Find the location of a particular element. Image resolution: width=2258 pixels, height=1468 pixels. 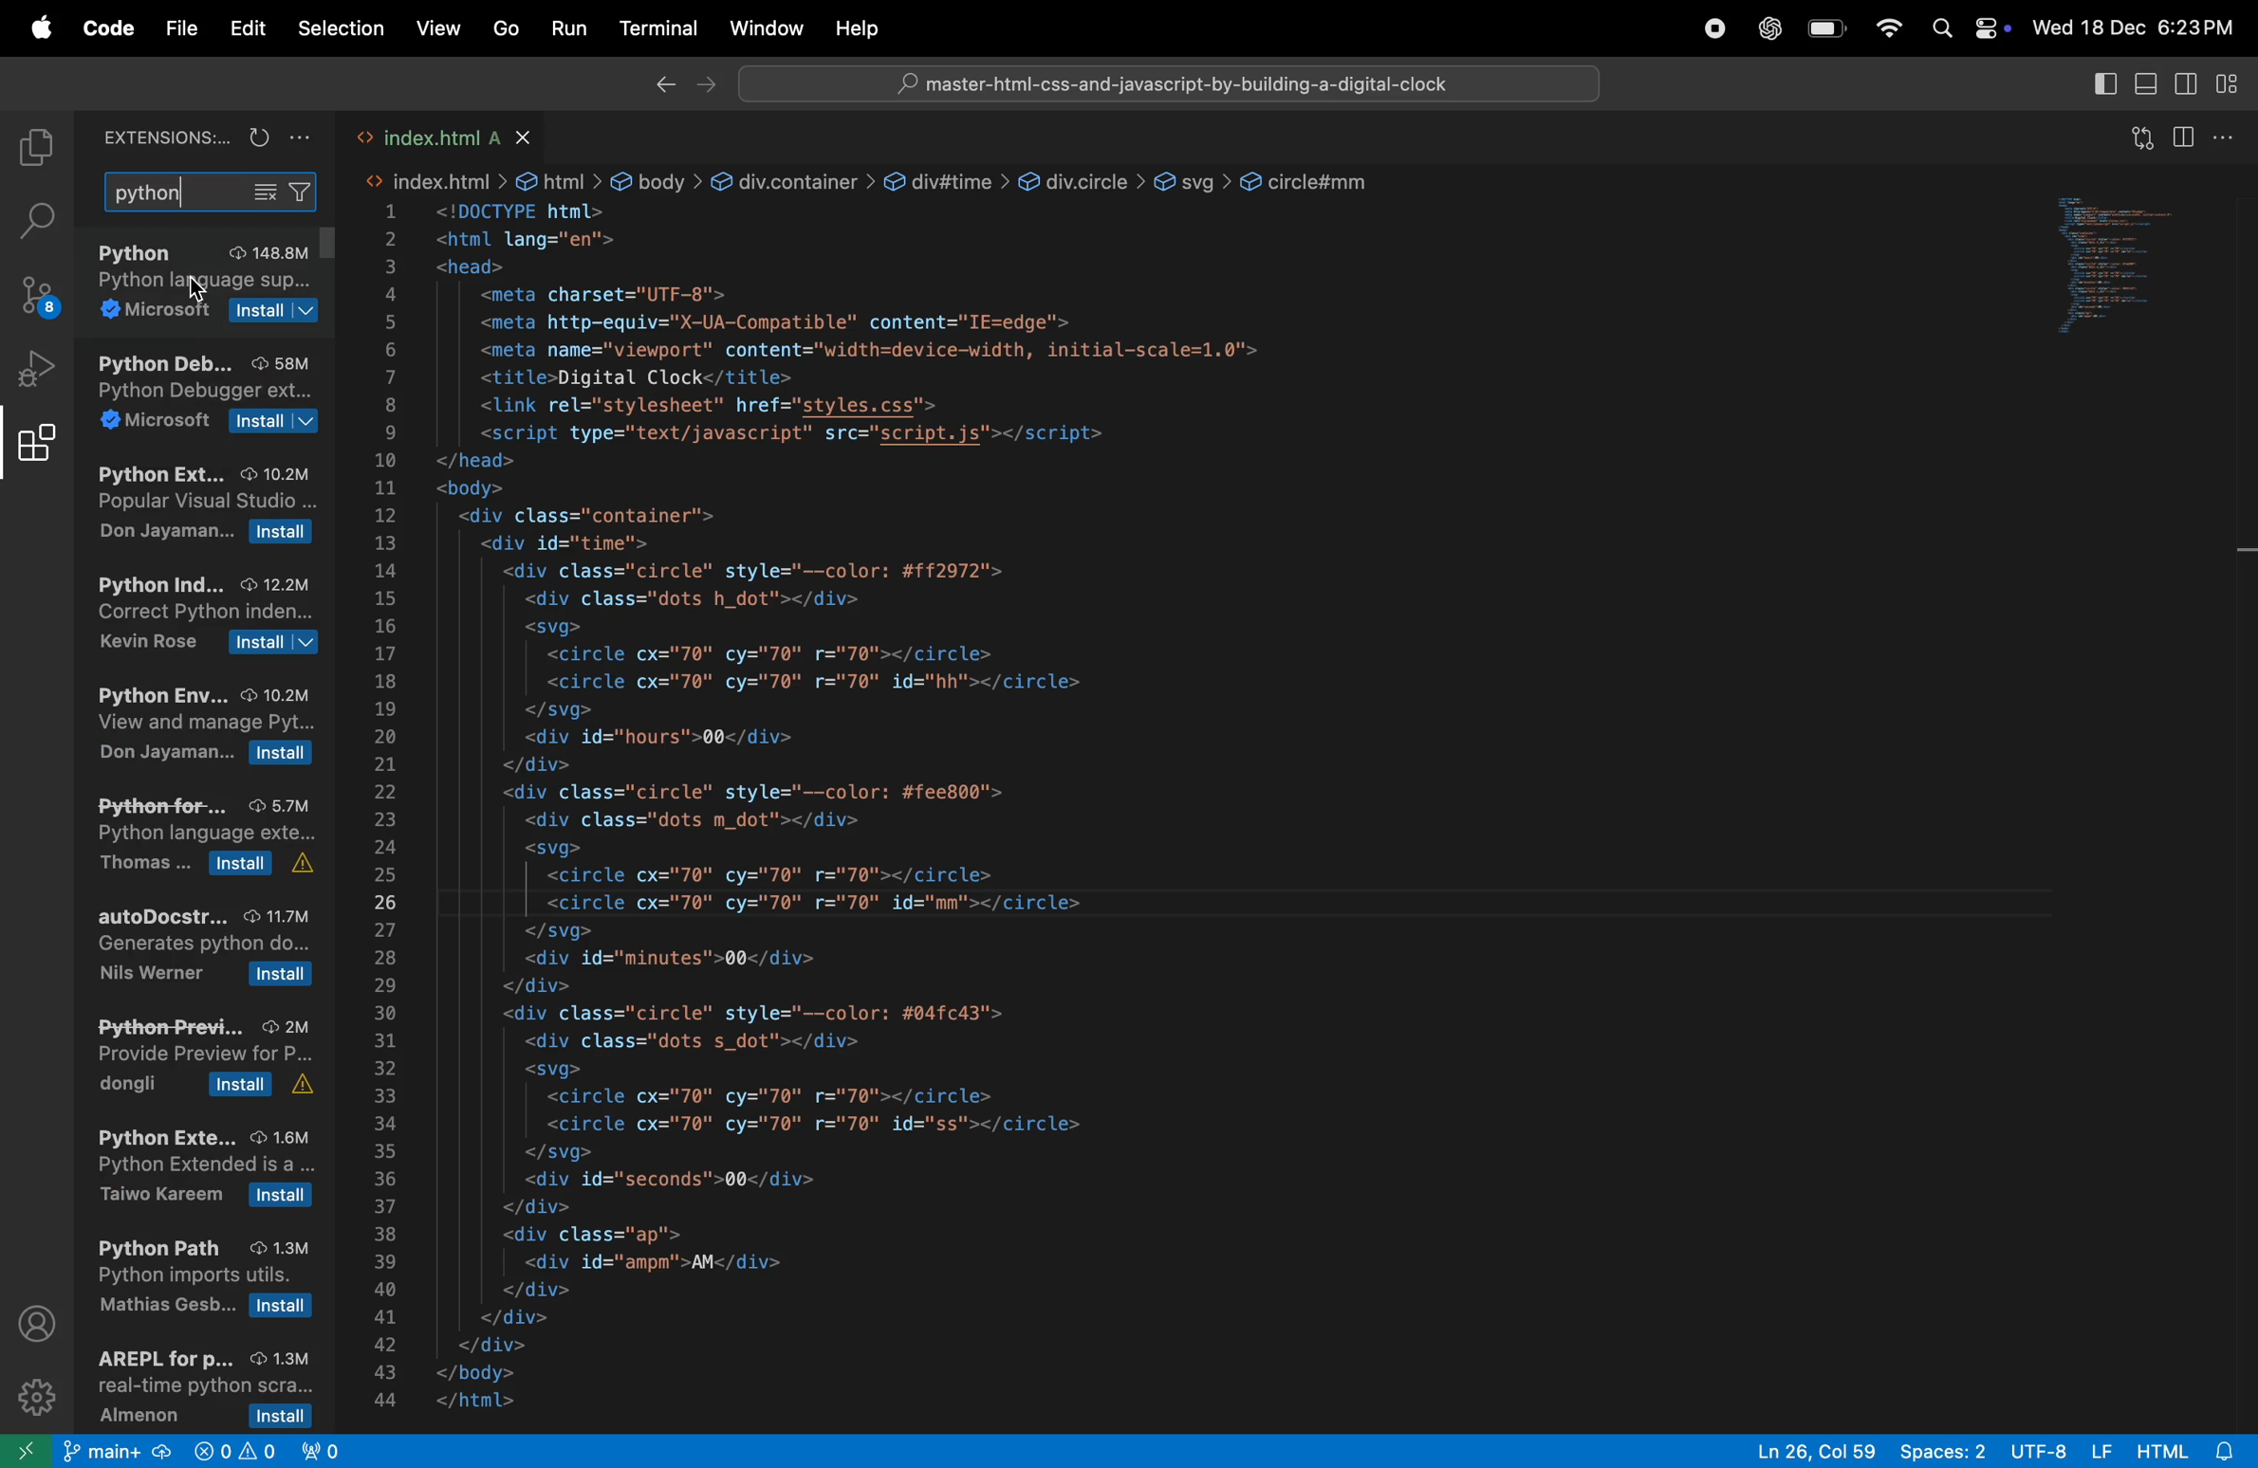

open new window is located at coordinates (28, 1449).